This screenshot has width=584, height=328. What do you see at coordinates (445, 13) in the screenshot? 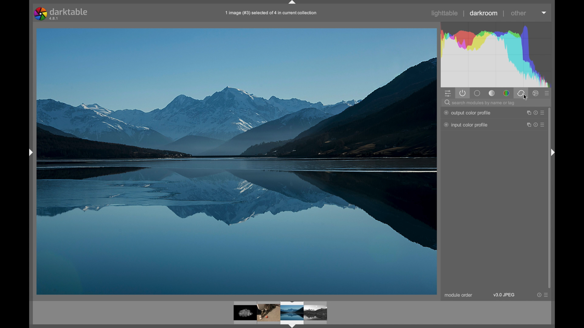
I see `lighttable` at bounding box center [445, 13].